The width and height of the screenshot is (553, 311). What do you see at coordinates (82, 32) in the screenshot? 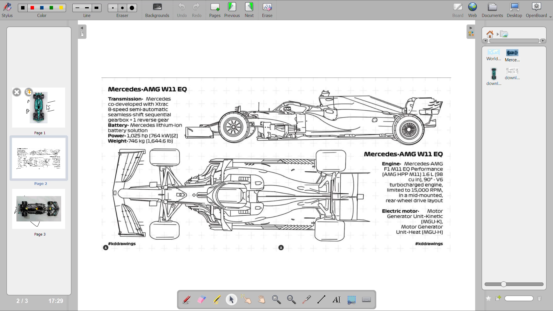
I see `collapse page preview pane` at bounding box center [82, 32].